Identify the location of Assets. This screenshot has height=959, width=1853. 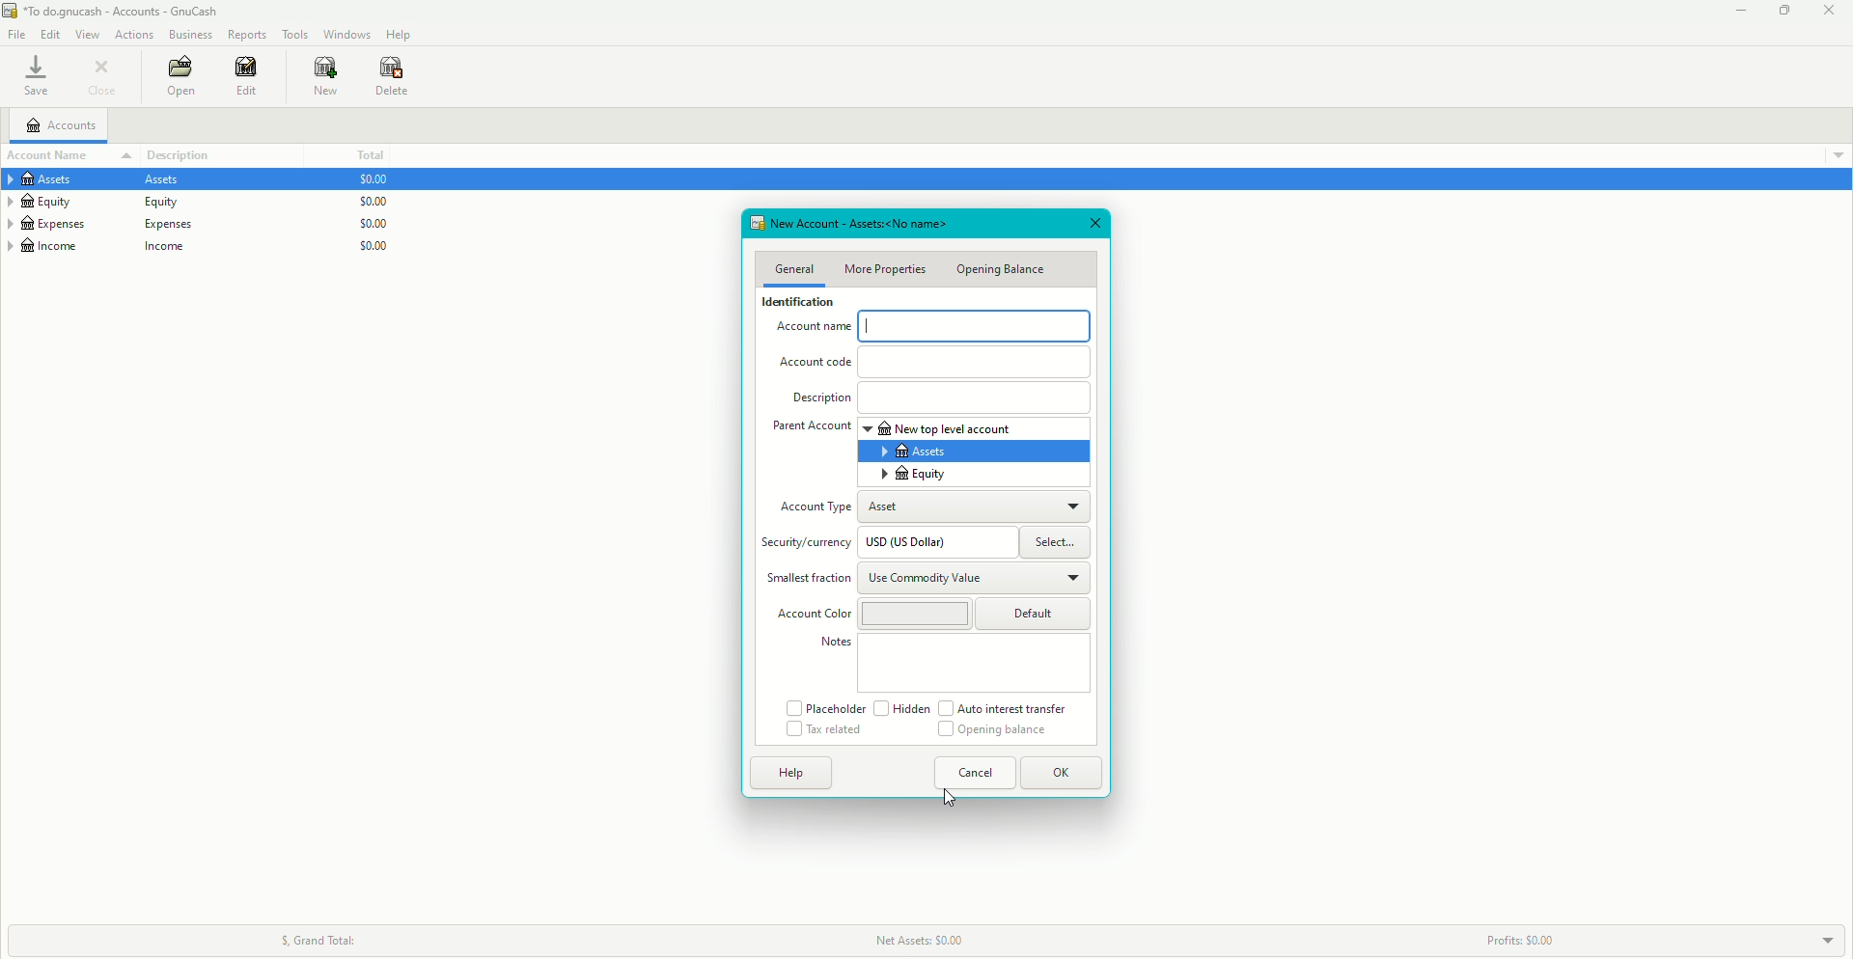
(102, 181).